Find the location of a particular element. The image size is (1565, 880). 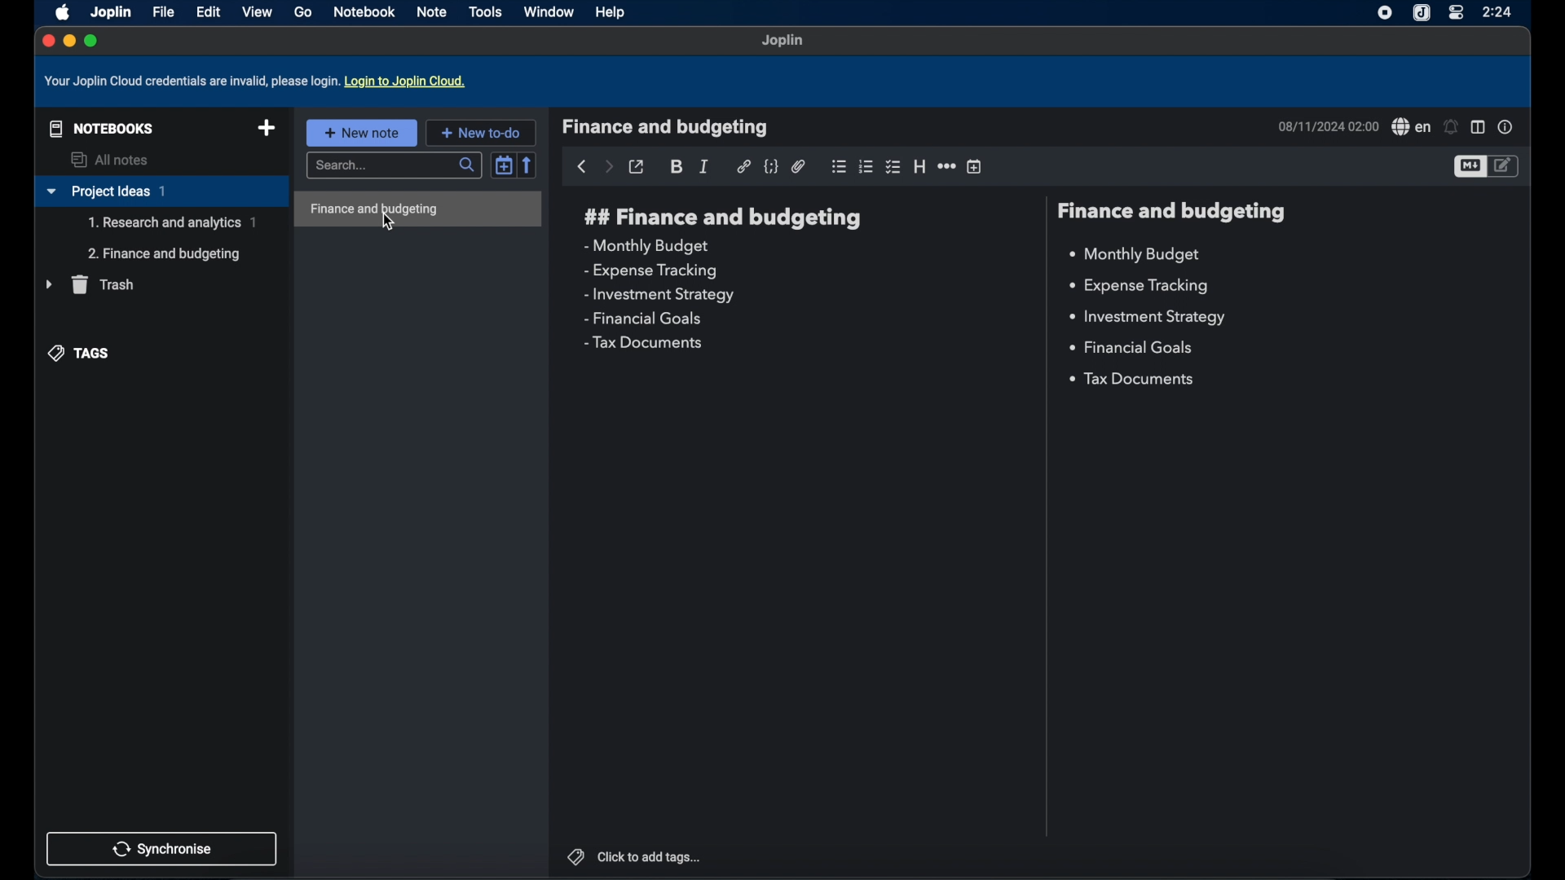

Joplin is located at coordinates (783, 42).